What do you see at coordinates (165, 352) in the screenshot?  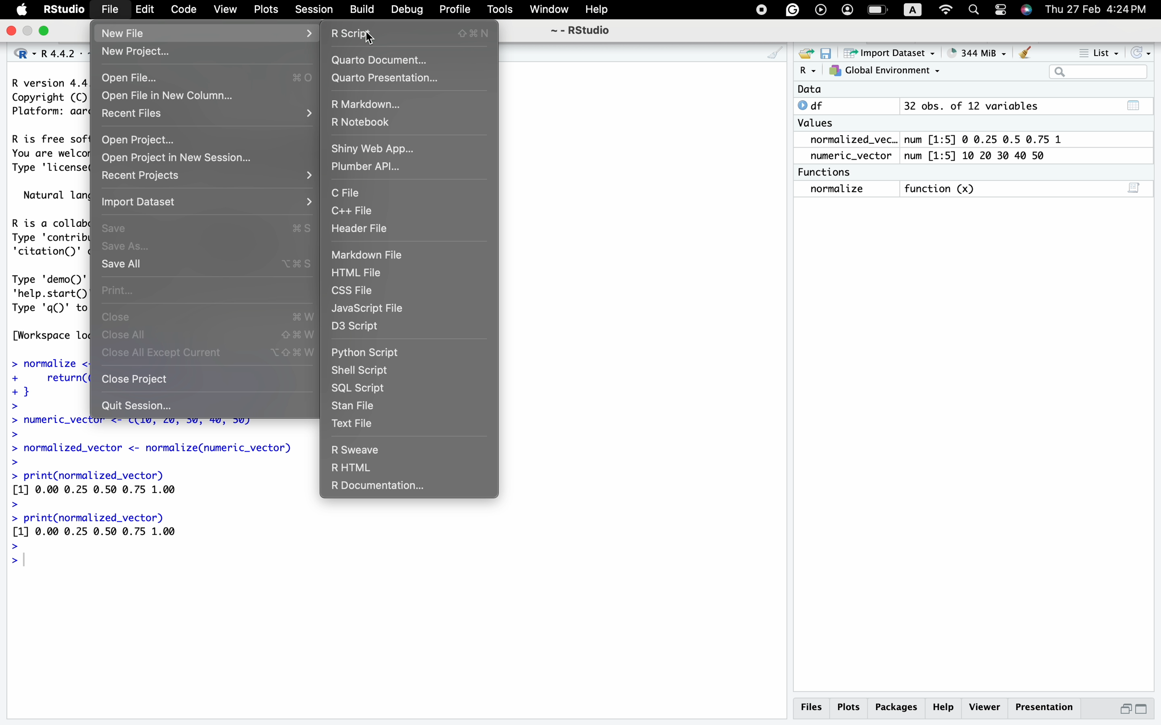 I see `Close all except current` at bounding box center [165, 352].